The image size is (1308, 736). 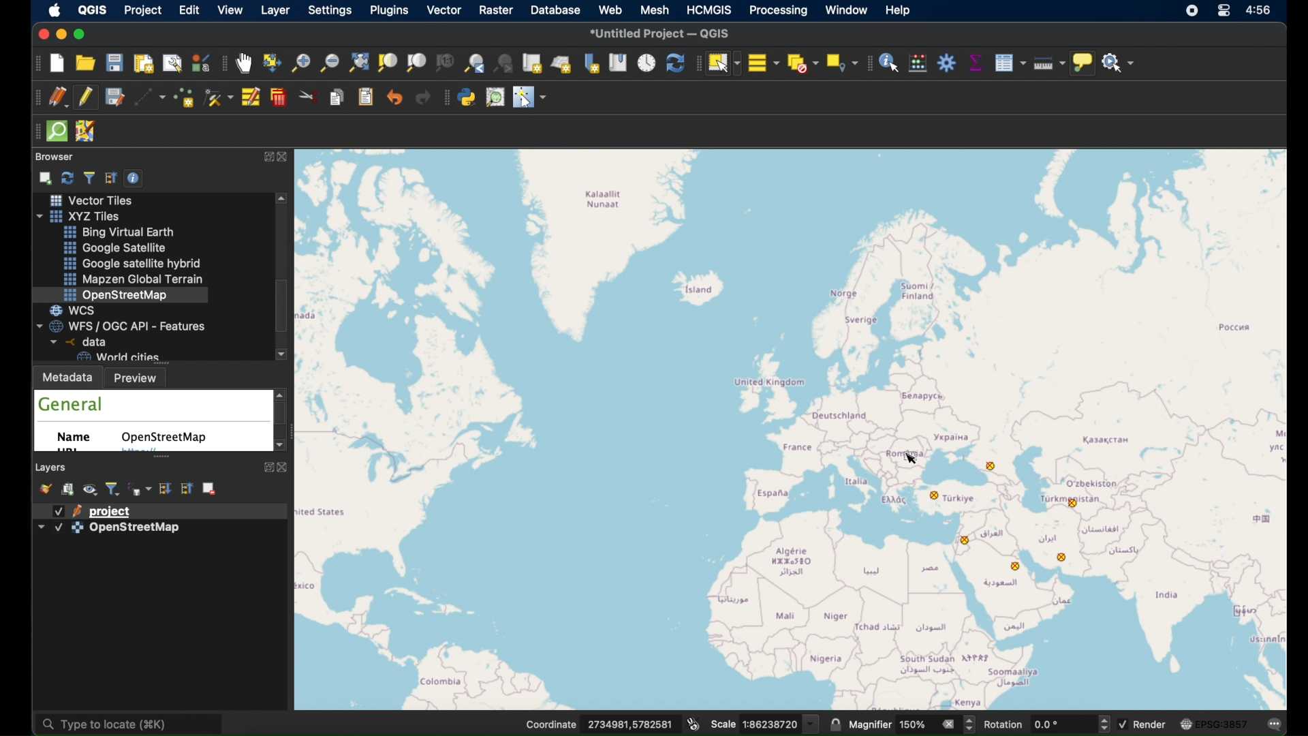 I want to click on manage map themes, so click(x=92, y=491).